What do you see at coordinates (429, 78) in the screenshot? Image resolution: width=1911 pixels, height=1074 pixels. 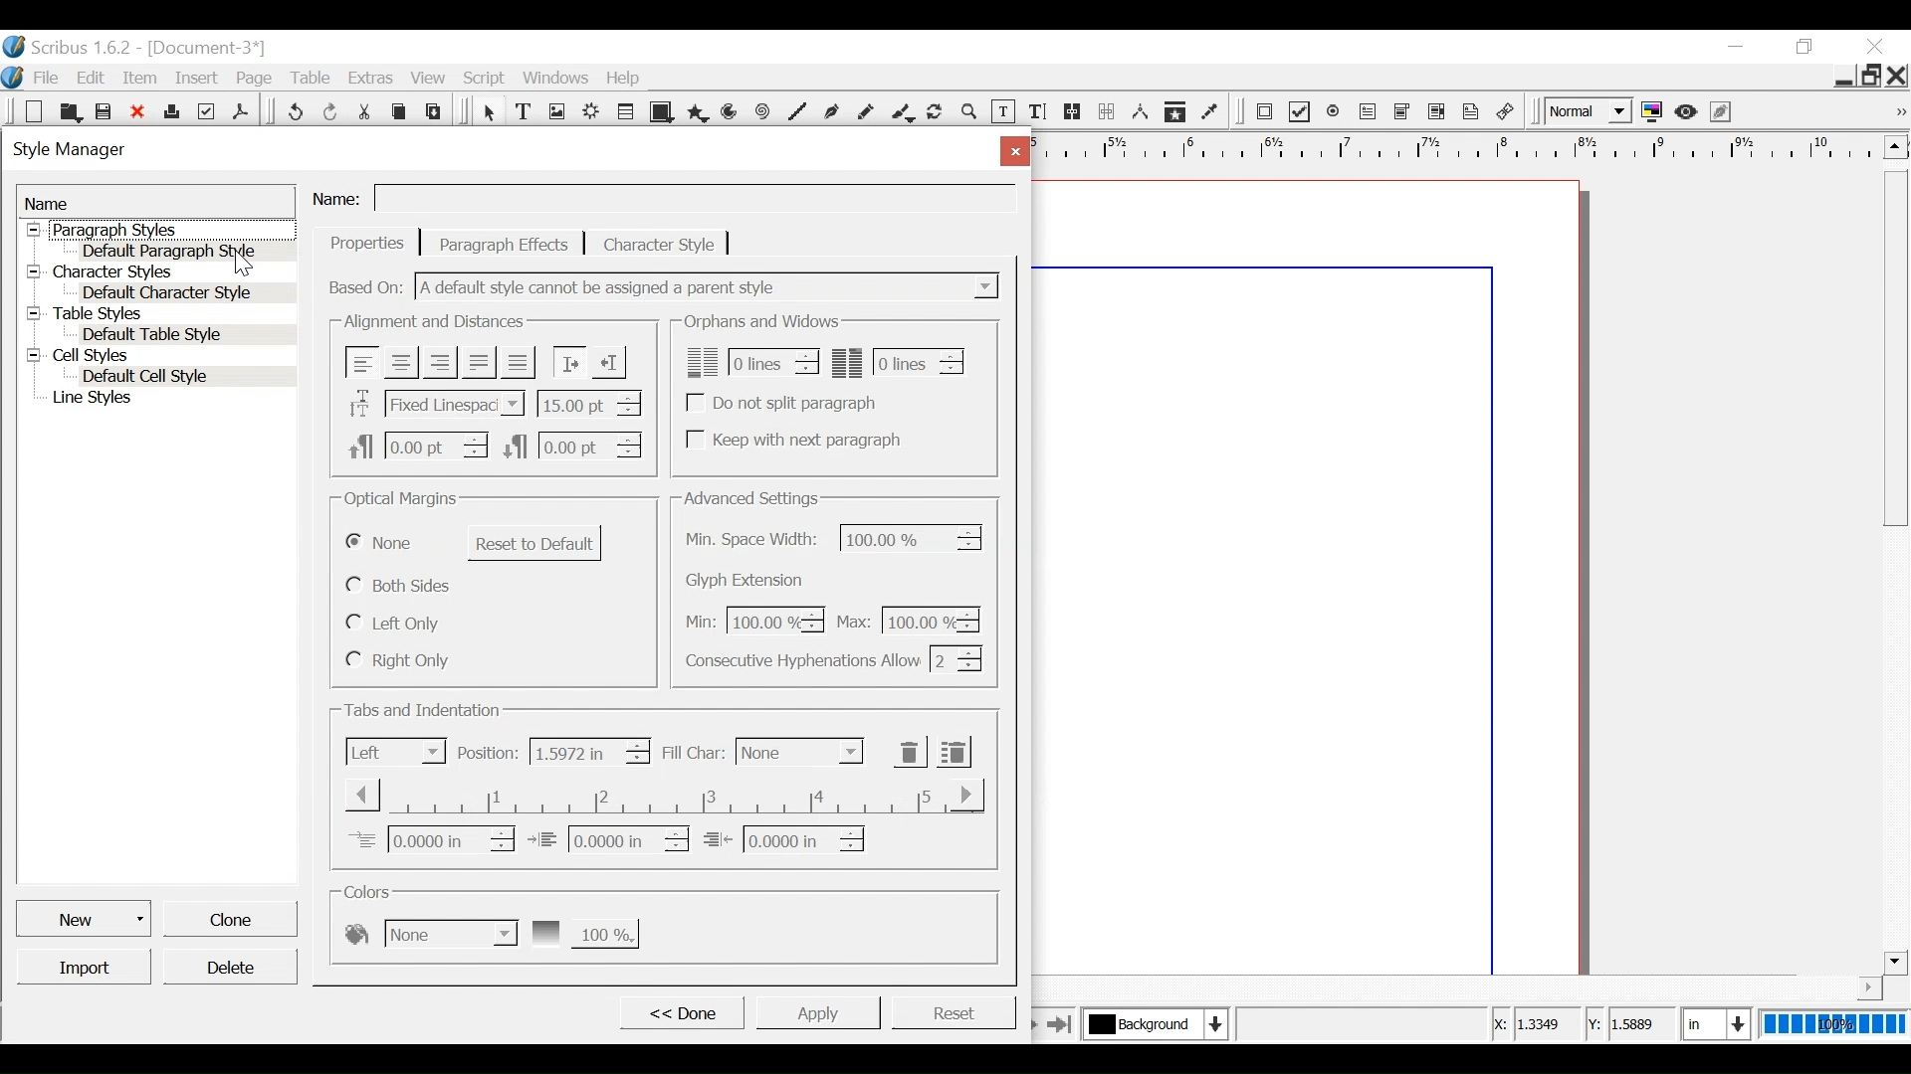 I see `View` at bounding box center [429, 78].